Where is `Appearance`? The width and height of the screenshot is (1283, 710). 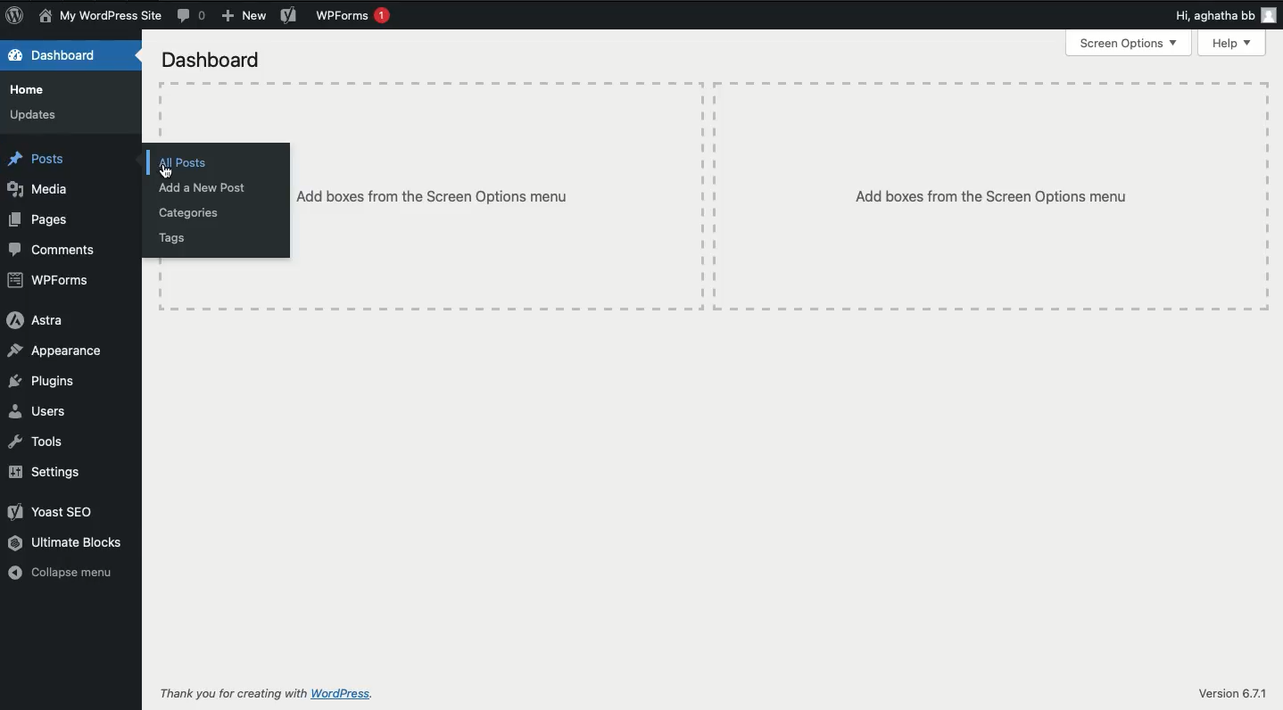
Appearance is located at coordinates (57, 353).